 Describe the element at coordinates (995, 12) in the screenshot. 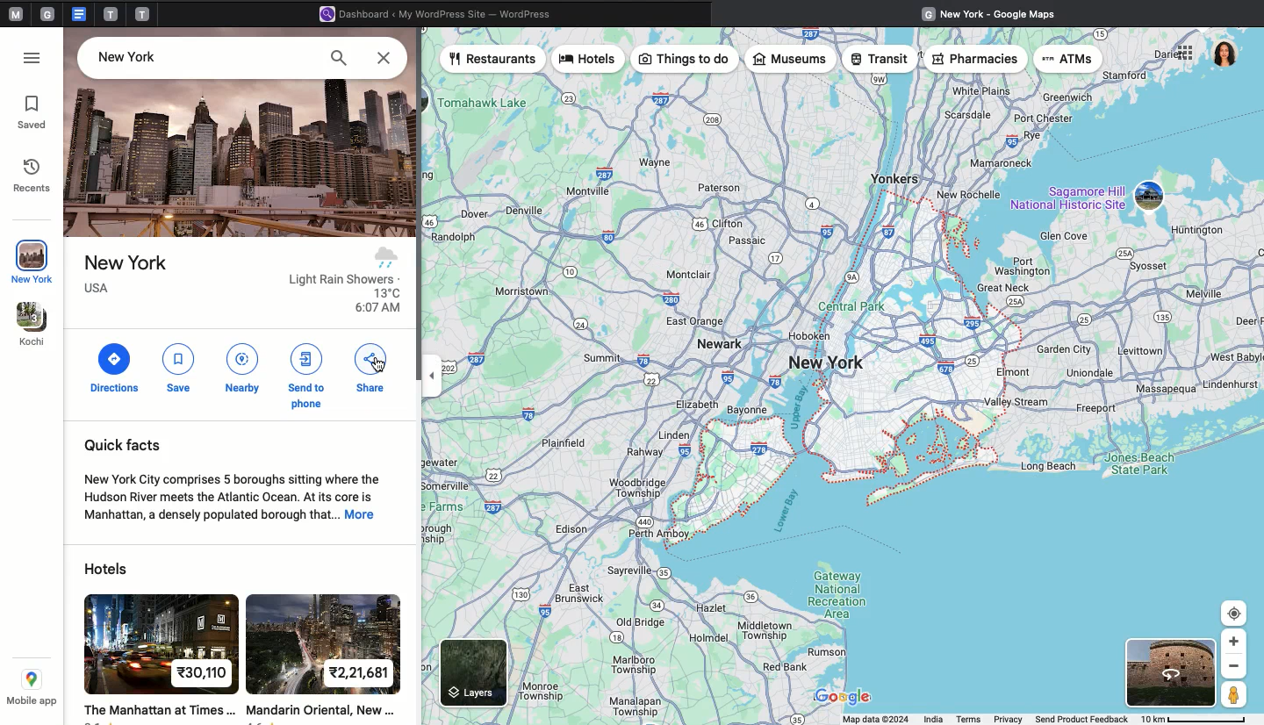

I see `Google maps` at that location.